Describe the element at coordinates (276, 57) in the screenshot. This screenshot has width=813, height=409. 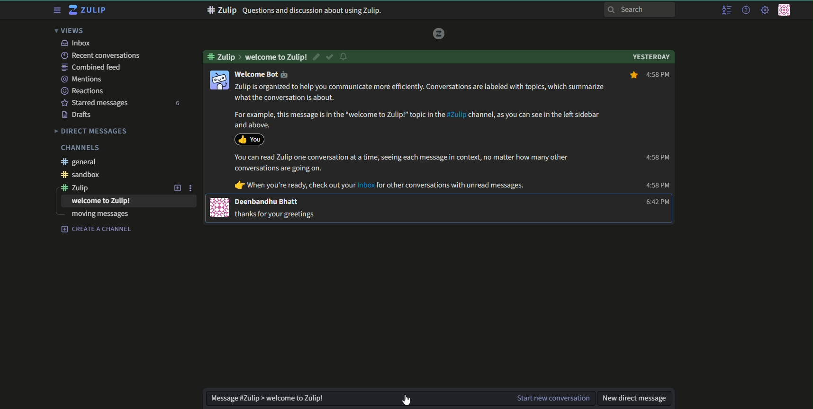
I see `Welcome to Zulip!` at that location.